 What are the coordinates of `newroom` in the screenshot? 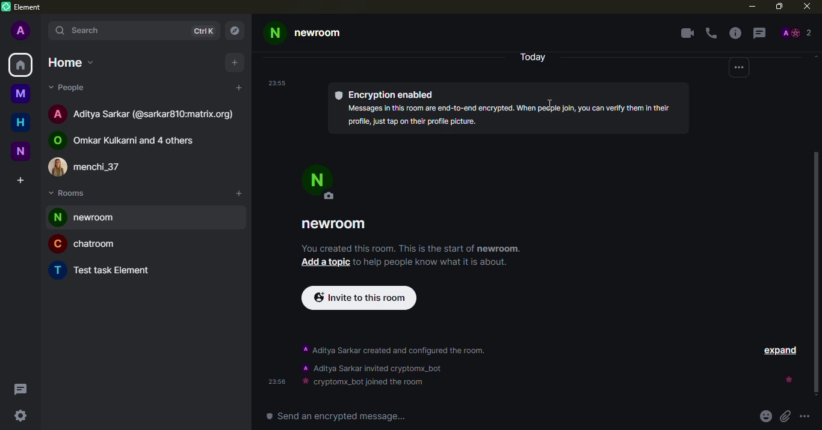 It's located at (336, 223).